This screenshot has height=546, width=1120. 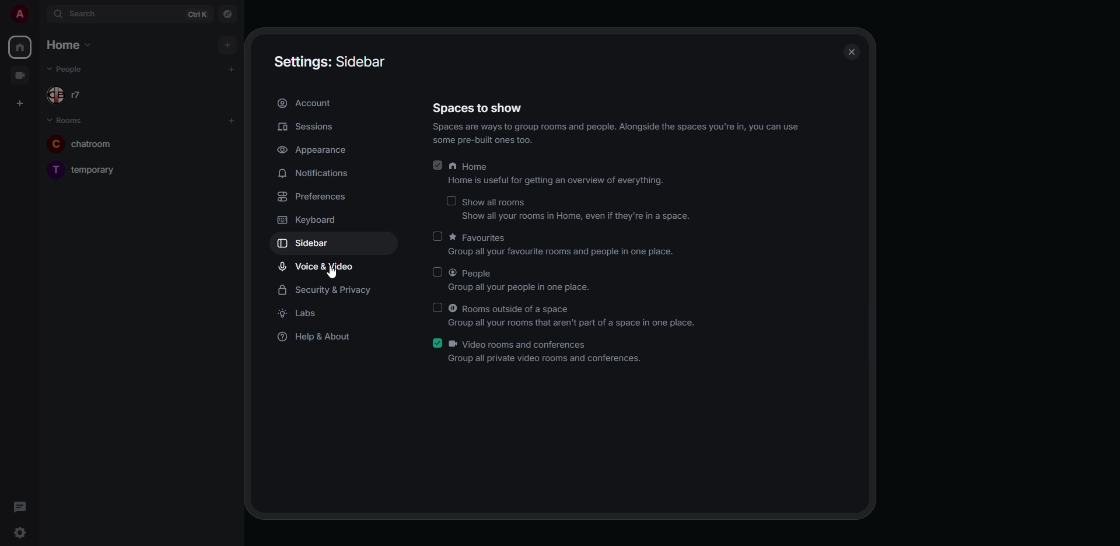 I want to click on home, so click(x=21, y=45).